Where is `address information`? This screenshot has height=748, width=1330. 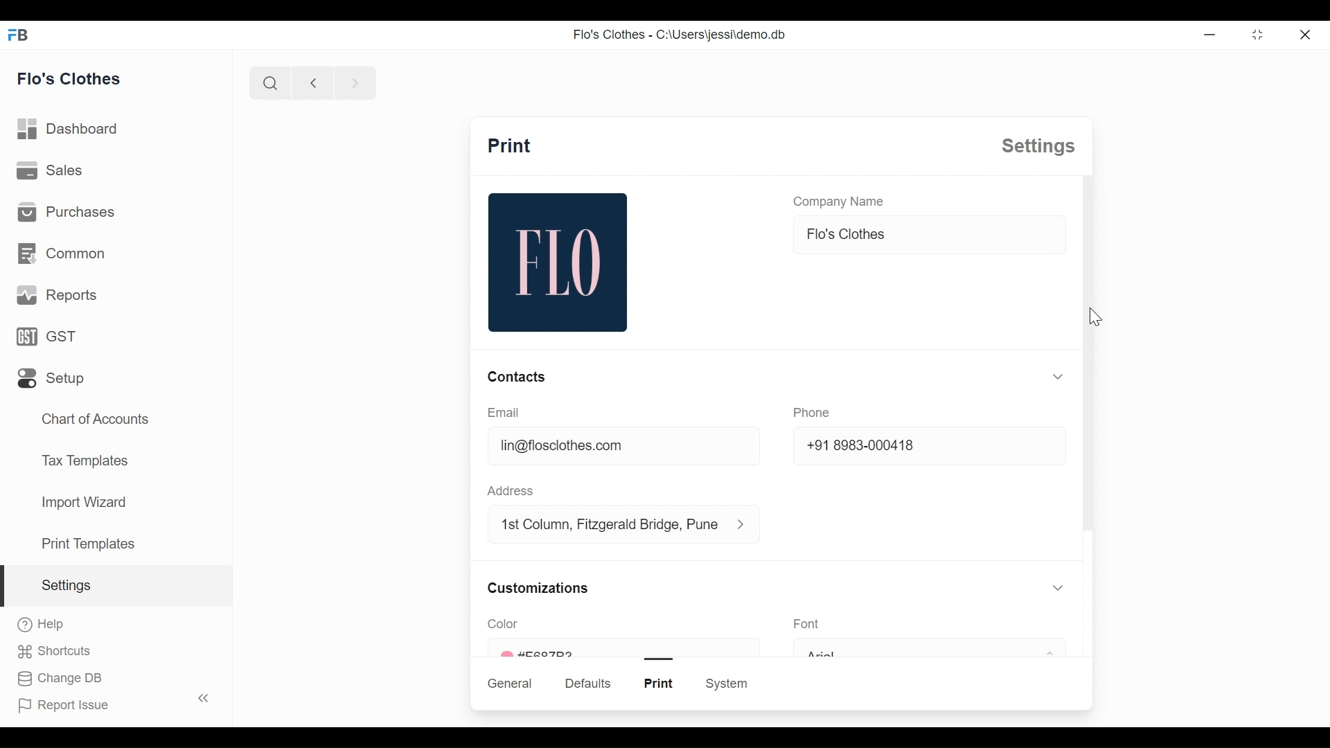
address information is located at coordinates (743, 524).